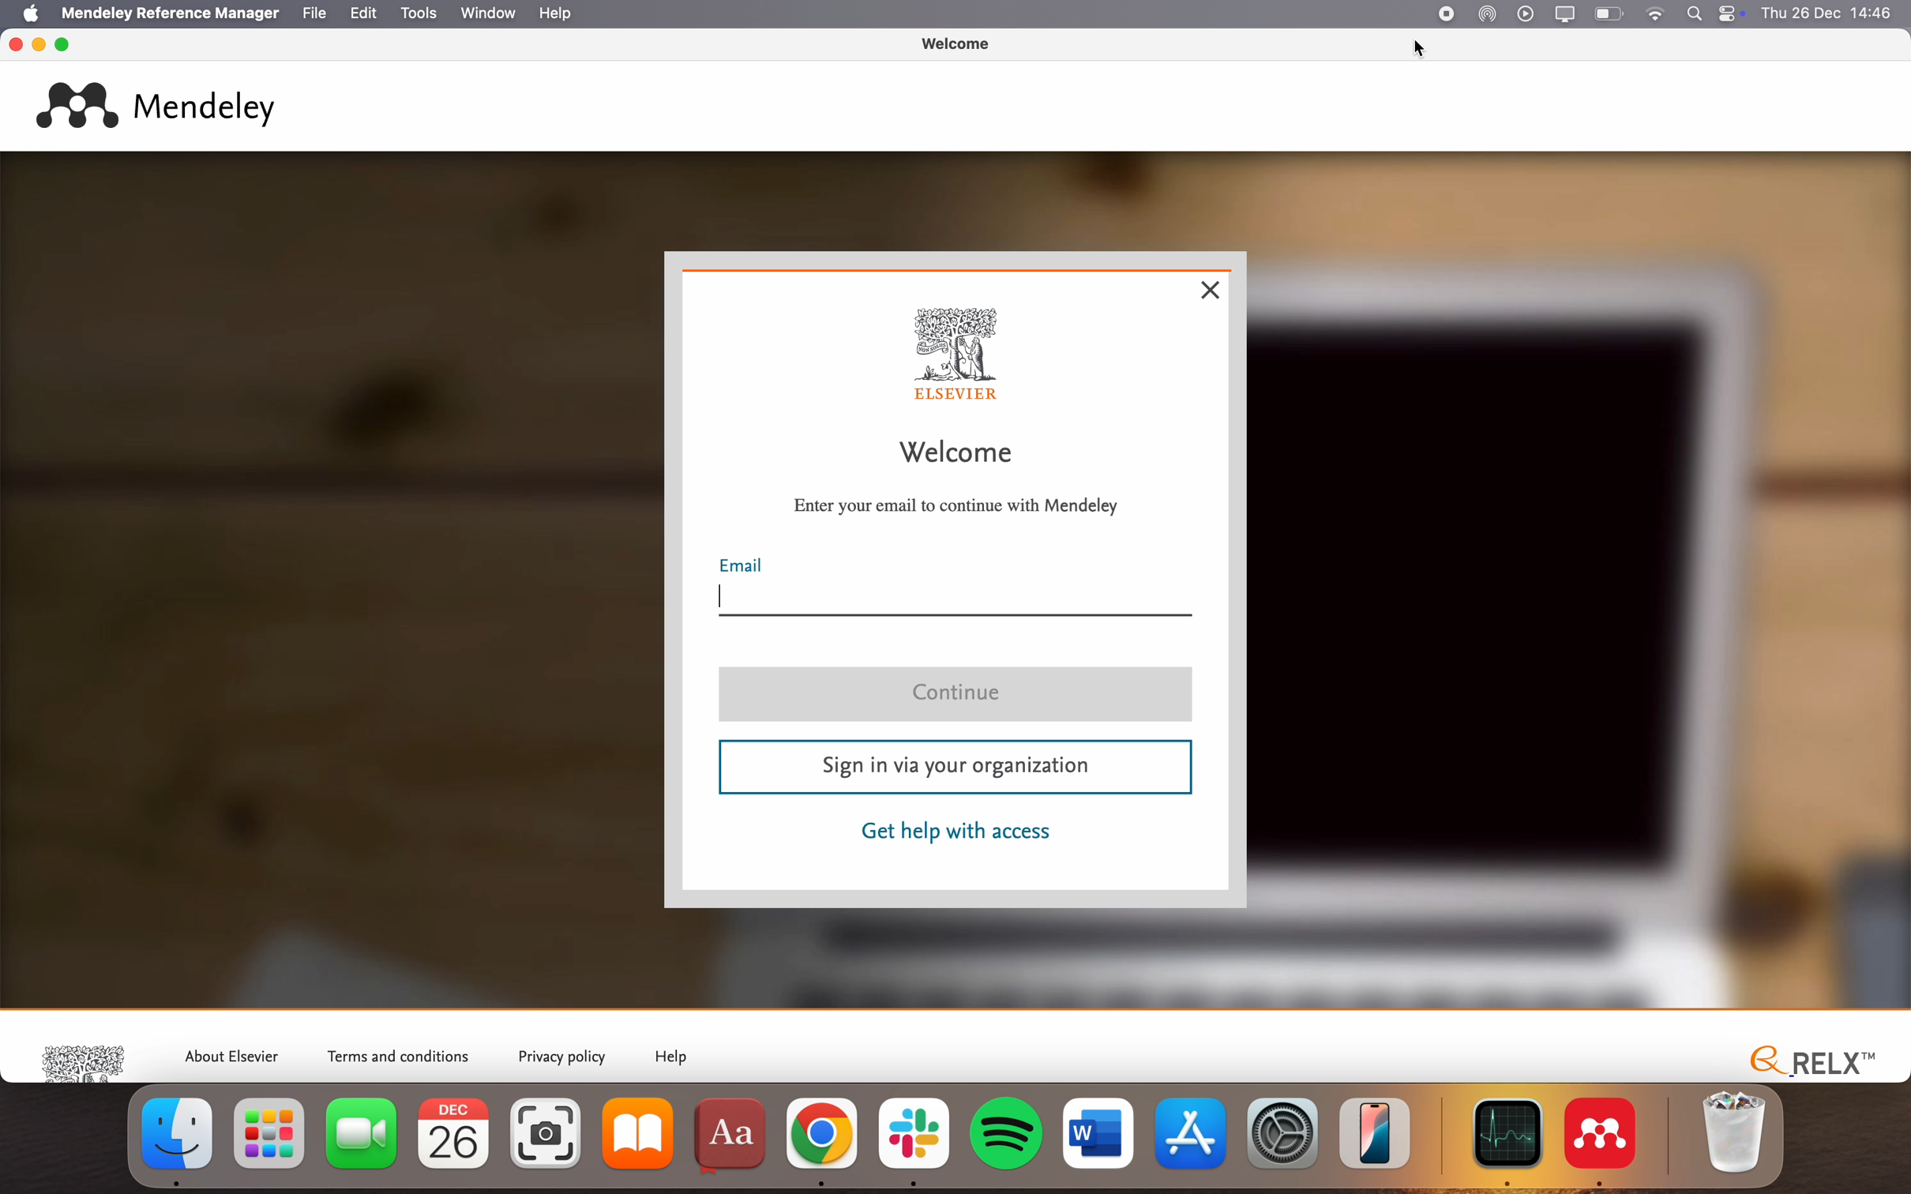 Image resolution: width=1911 pixels, height=1194 pixels. What do you see at coordinates (822, 1142) in the screenshot?
I see `Google Chrome` at bounding box center [822, 1142].